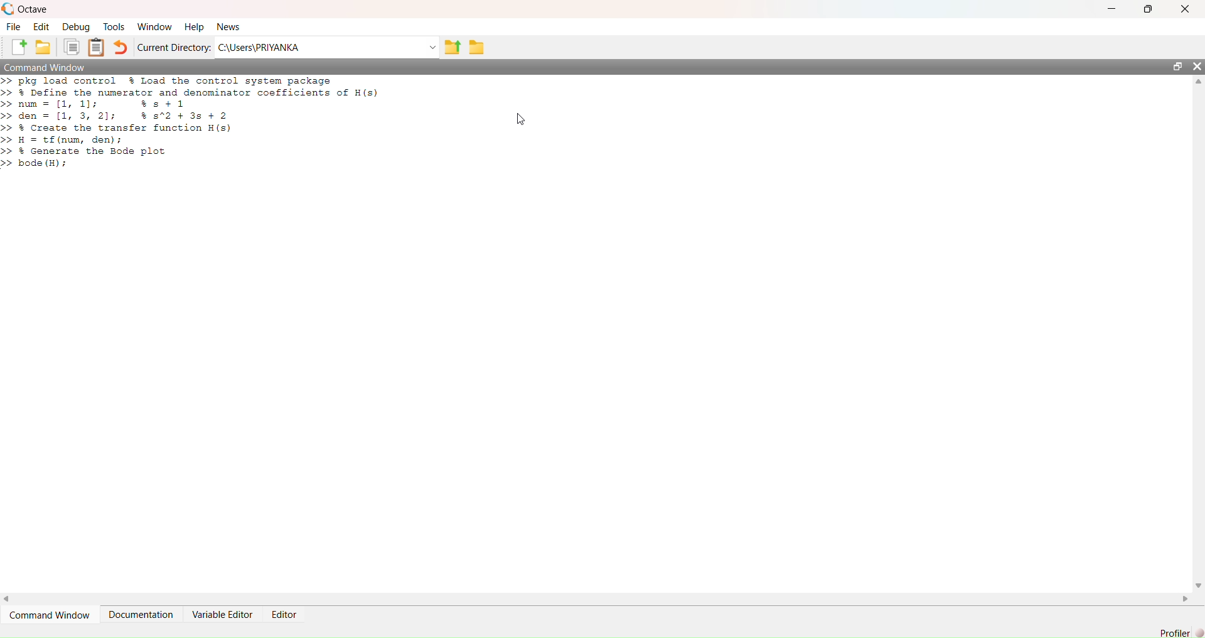 Image resolution: width=1205 pixels, height=638 pixels. I want to click on Copy, so click(72, 46).